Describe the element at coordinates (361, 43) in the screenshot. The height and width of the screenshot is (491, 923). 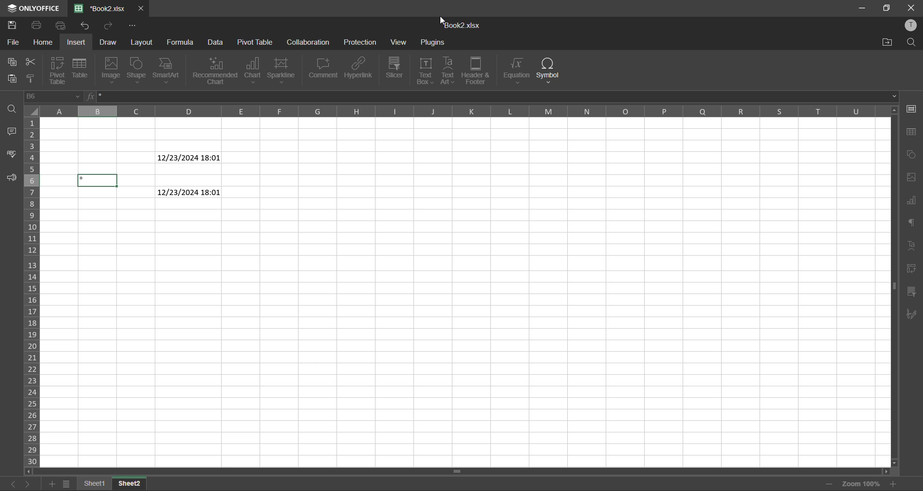
I see `protection` at that location.